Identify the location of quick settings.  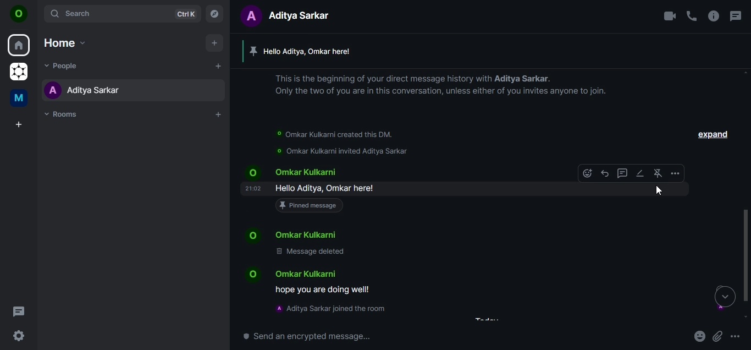
(19, 335).